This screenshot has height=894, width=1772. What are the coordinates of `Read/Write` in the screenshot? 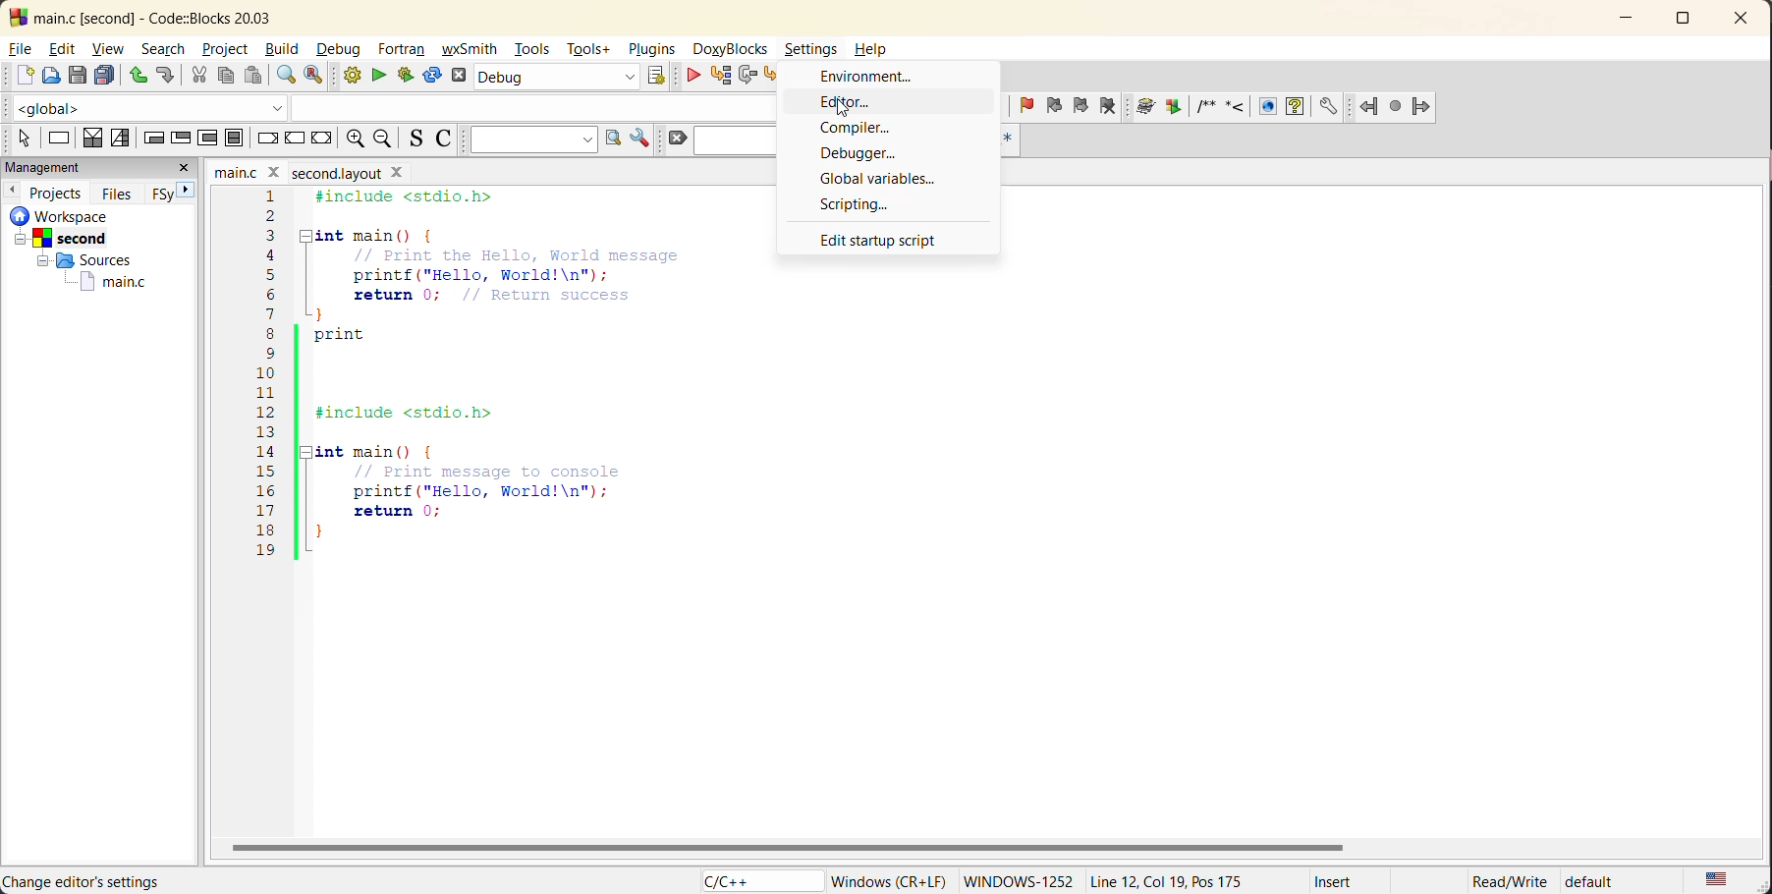 It's located at (1503, 882).